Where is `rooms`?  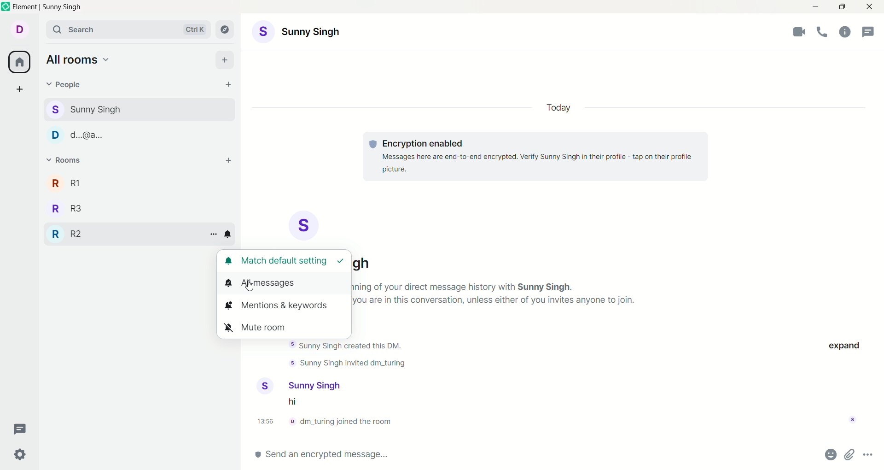
rooms is located at coordinates (65, 161).